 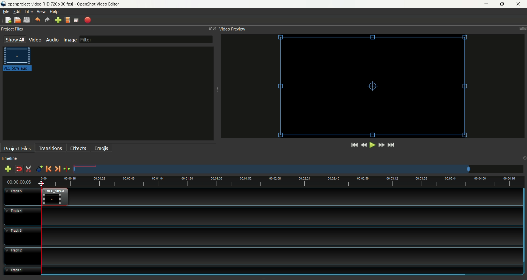 I want to click on filter, so click(x=146, y=39).